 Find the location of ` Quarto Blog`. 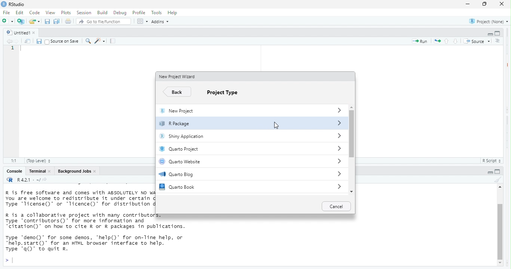

 Quarto Blog is located at coordinates (238, 175).